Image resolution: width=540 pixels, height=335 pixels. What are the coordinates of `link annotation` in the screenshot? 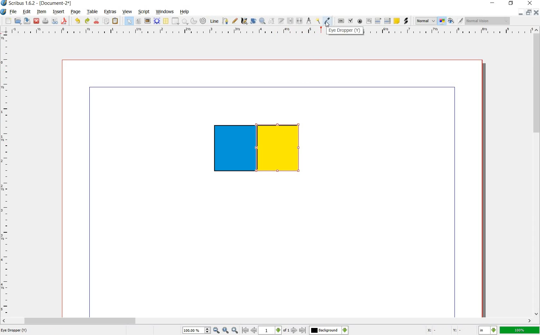 It's located at (406, 21).